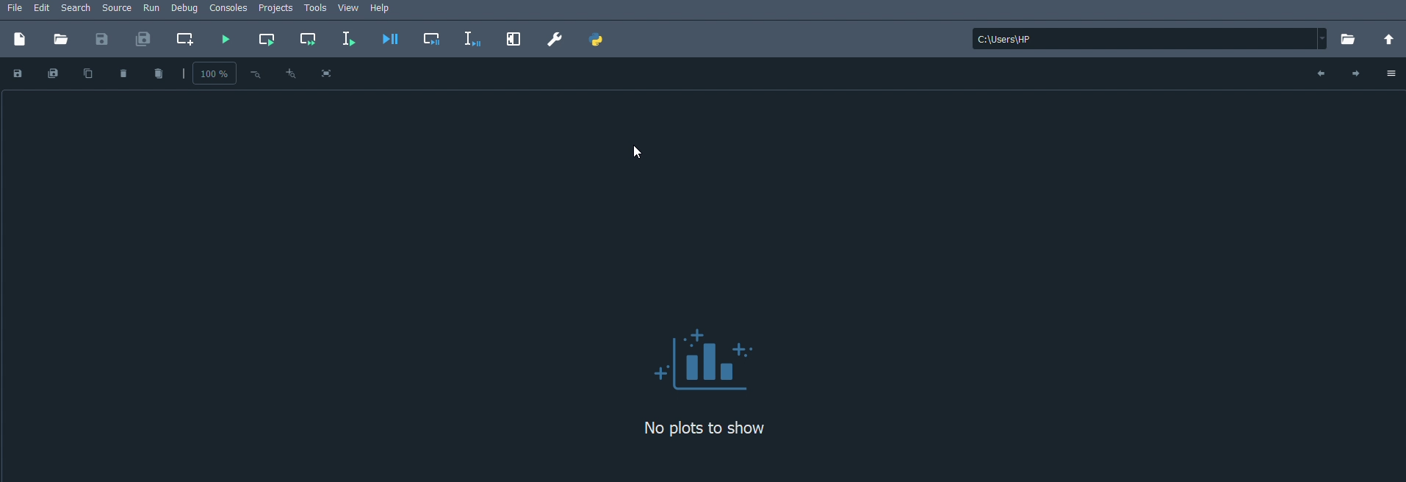 The width and height of the screenshot is (1406, 482). Describe the element at coordinates (61, 38) in the screenshot. I see `Open file` at that location.